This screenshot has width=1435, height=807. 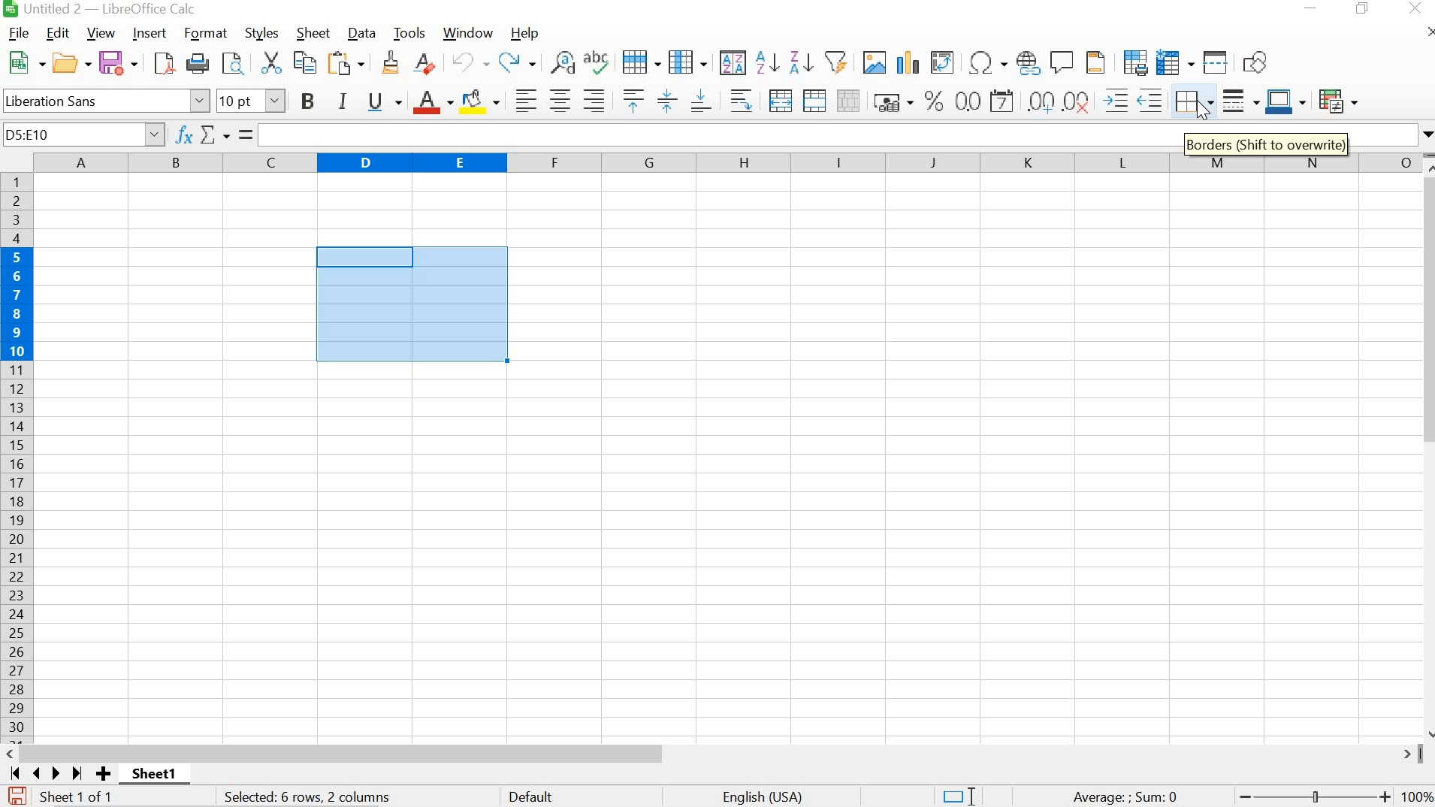 What do you see at coordinates (184, 134) in the screenshot?
I see `function wizard` at bounding box center [184, 134].